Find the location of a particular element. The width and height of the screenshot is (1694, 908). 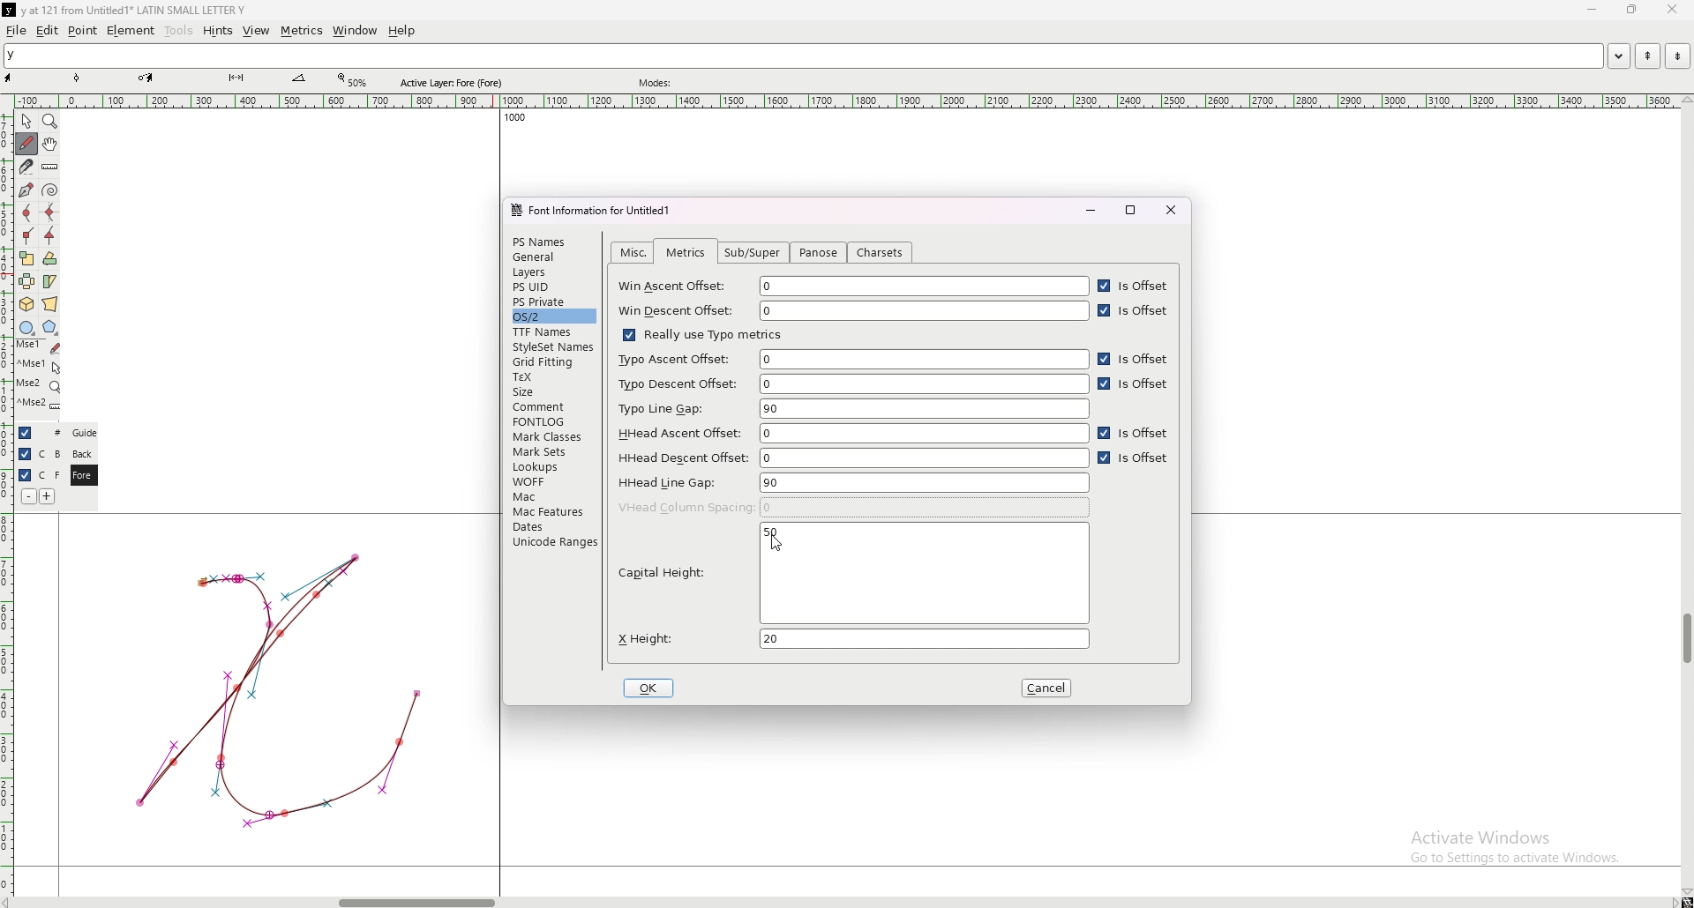

scroll up is located at coordinates (1683, 100).